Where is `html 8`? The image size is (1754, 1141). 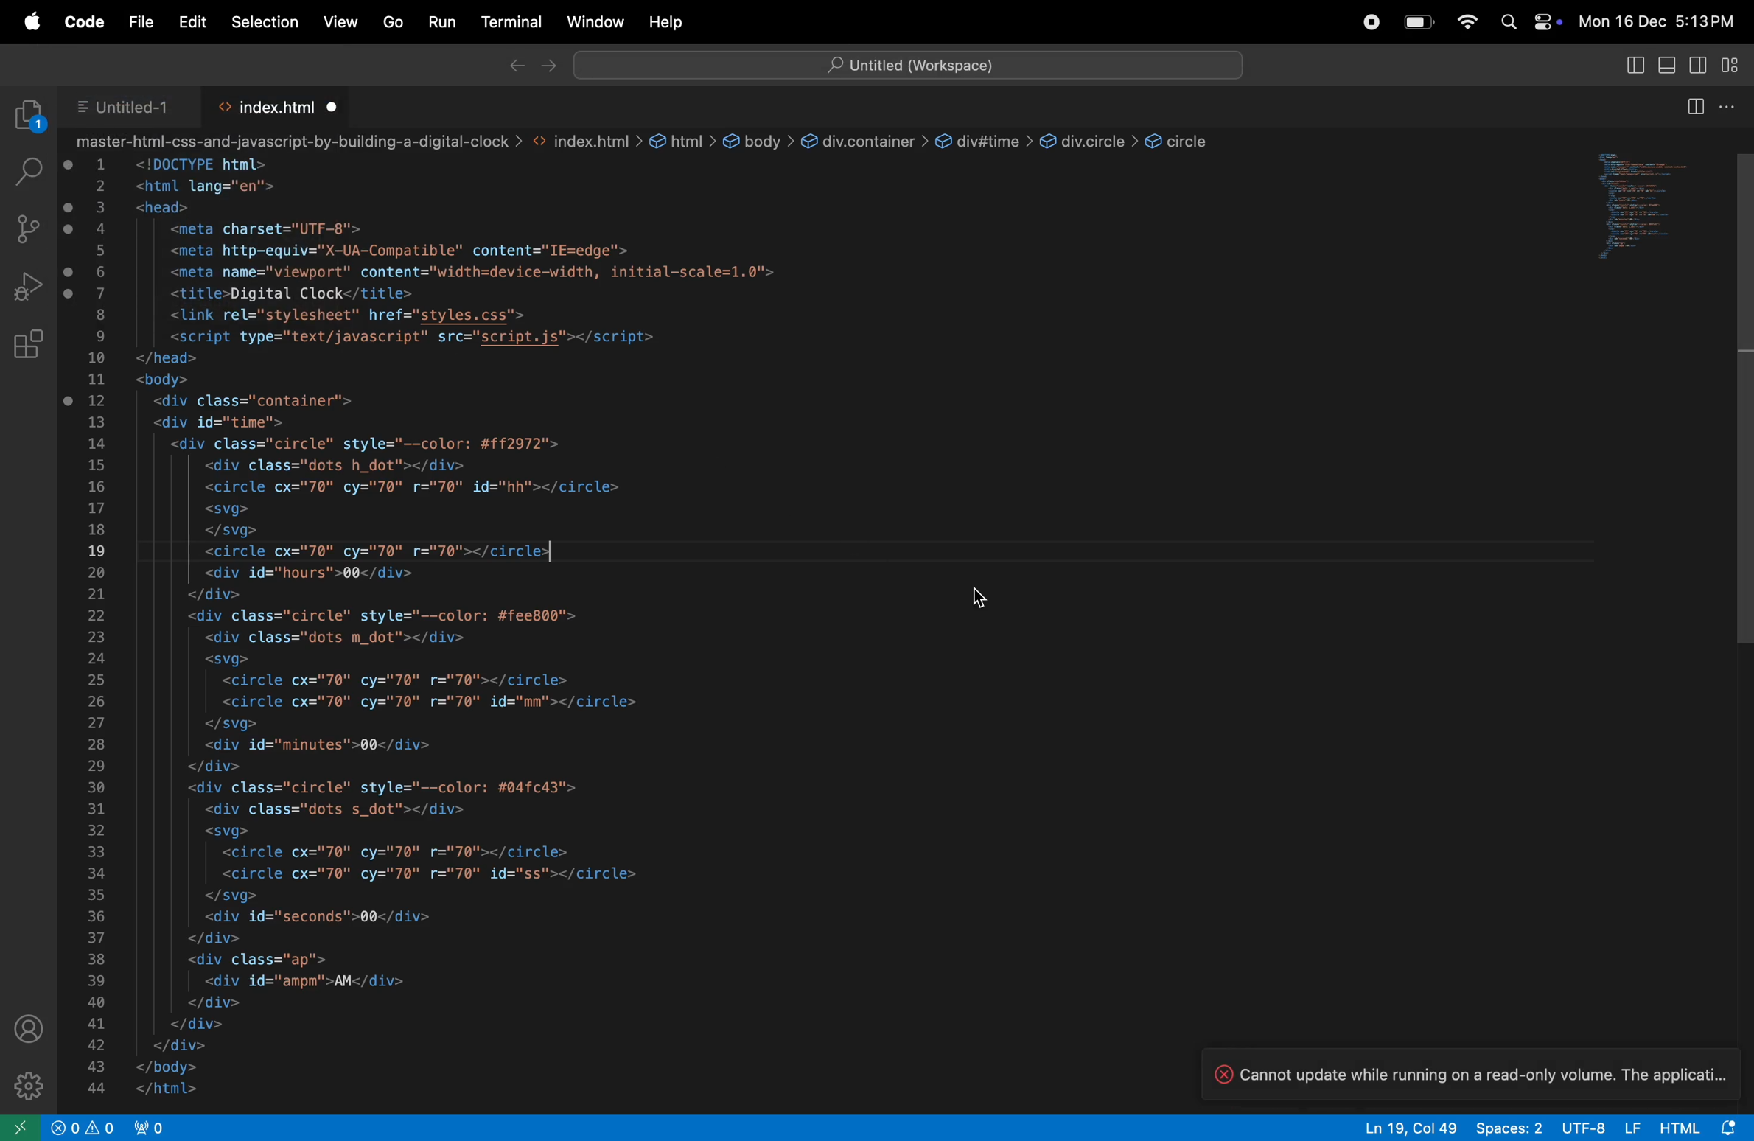 html 8 is located at coordinates (1697, 1127).